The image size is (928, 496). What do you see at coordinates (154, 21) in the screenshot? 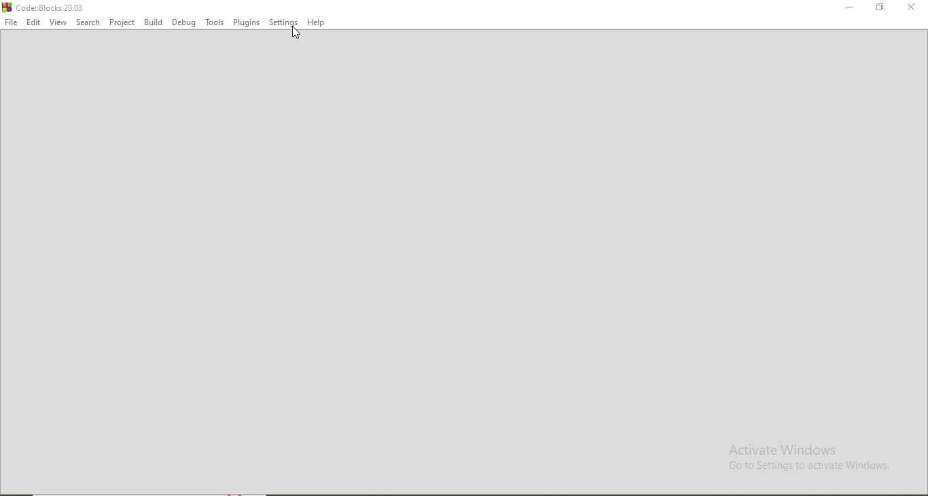
I see `Build ` at bounding box center [154, 21].